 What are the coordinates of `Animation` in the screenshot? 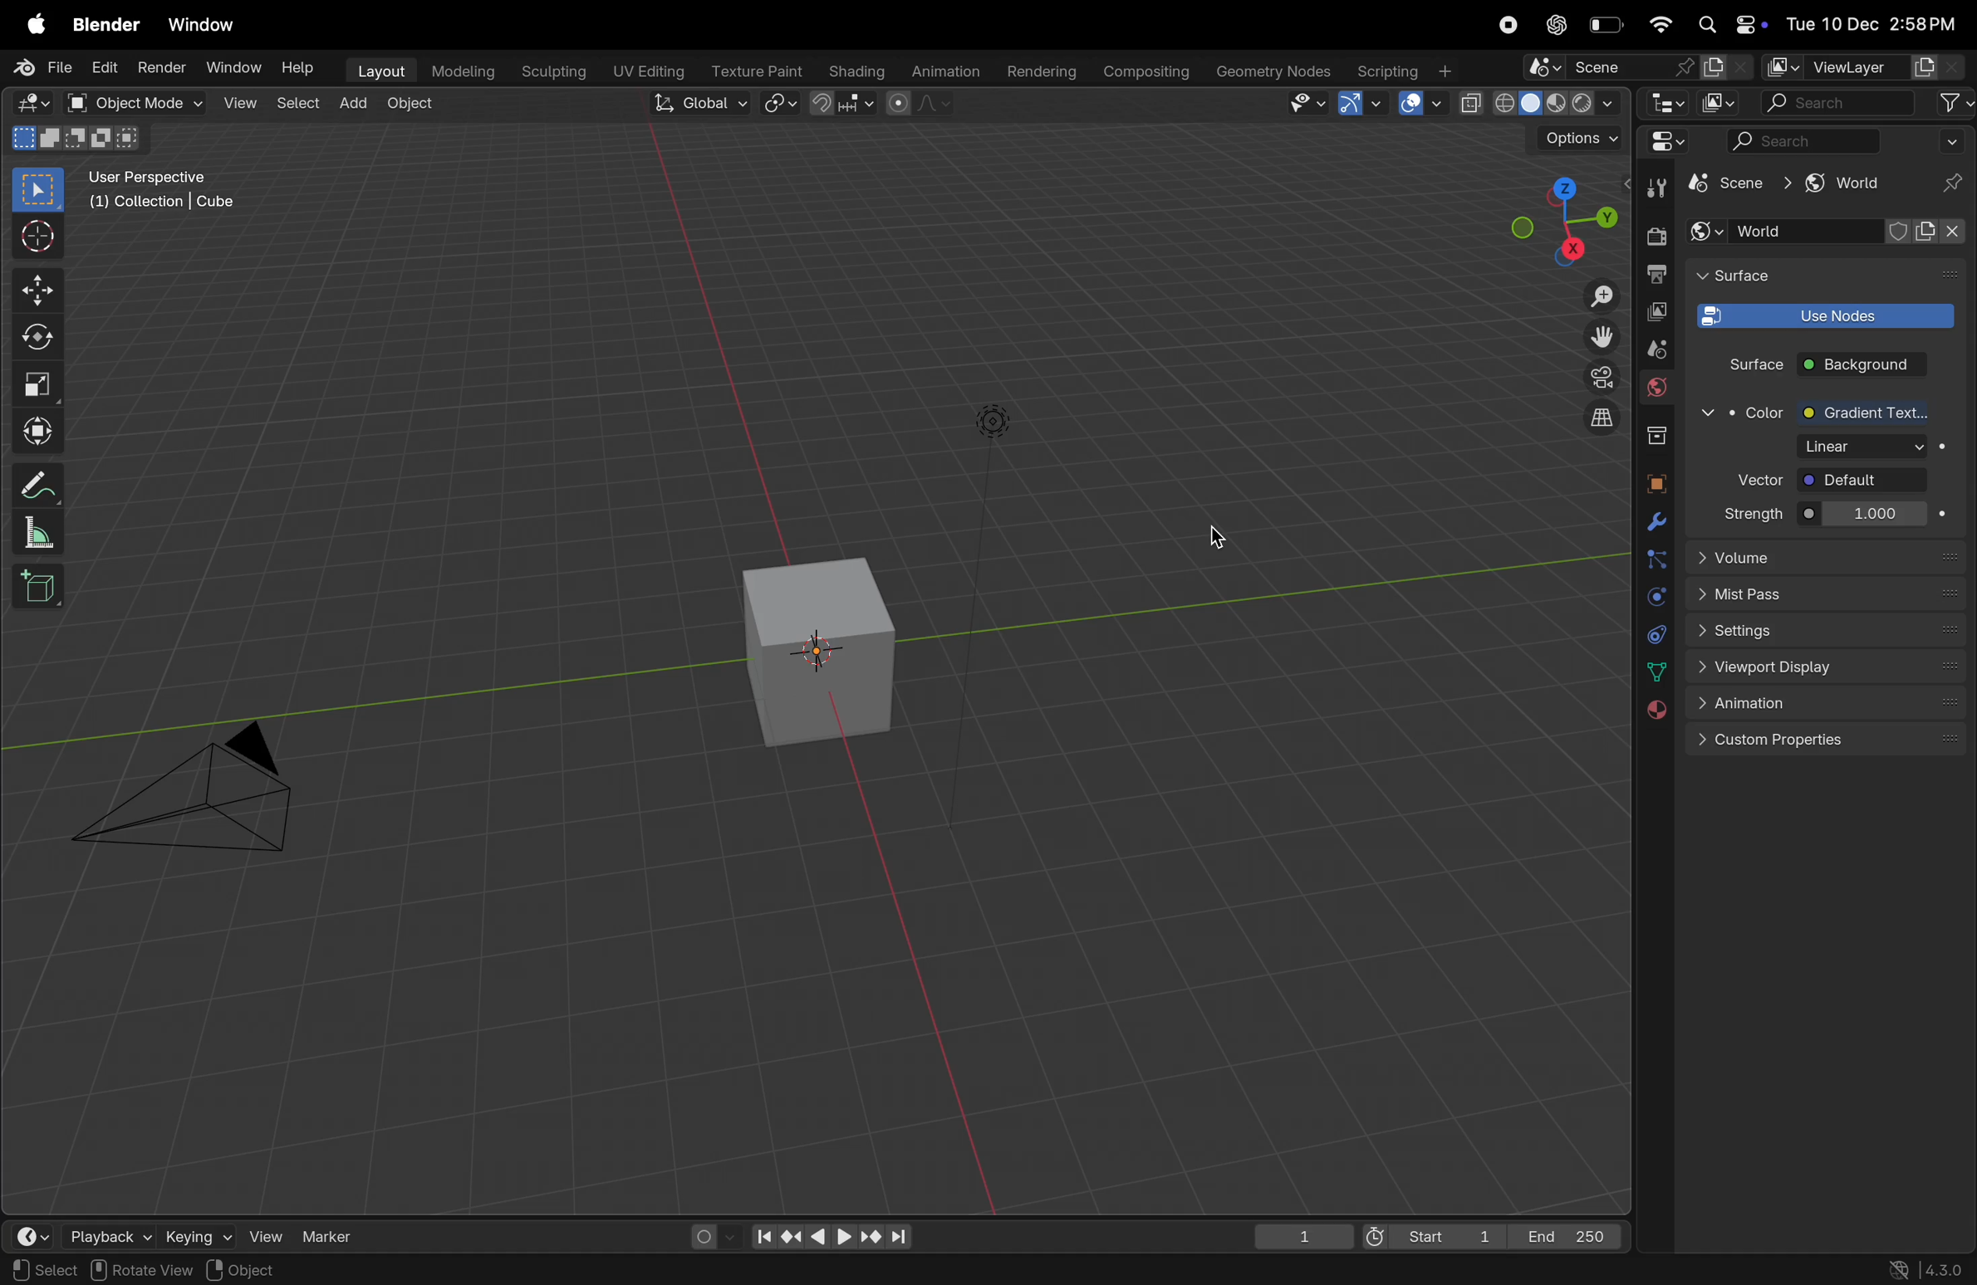 It's located at (943, 73).